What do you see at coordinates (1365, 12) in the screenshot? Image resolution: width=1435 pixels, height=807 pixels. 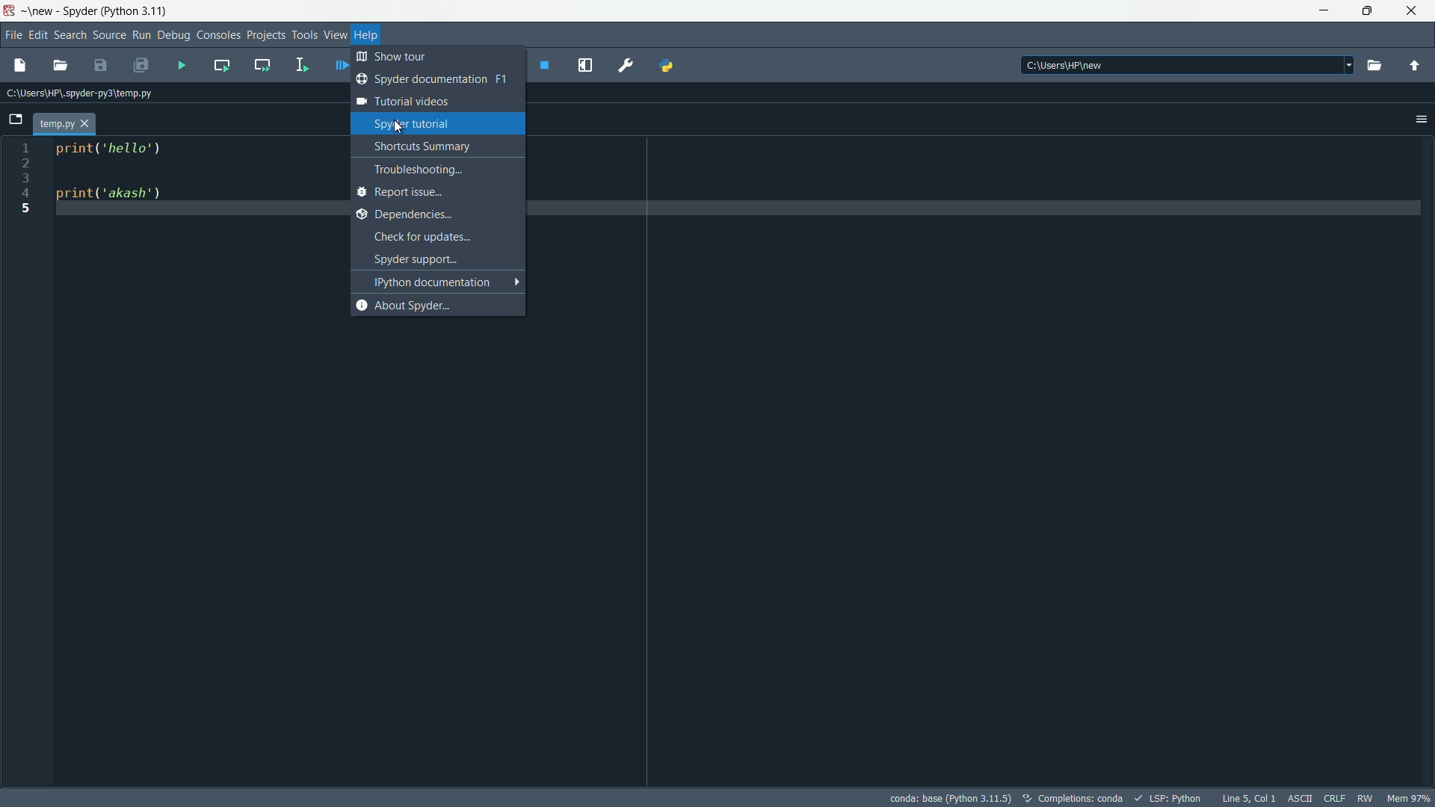 I see `maximize` at bounding box center [1365, 12].